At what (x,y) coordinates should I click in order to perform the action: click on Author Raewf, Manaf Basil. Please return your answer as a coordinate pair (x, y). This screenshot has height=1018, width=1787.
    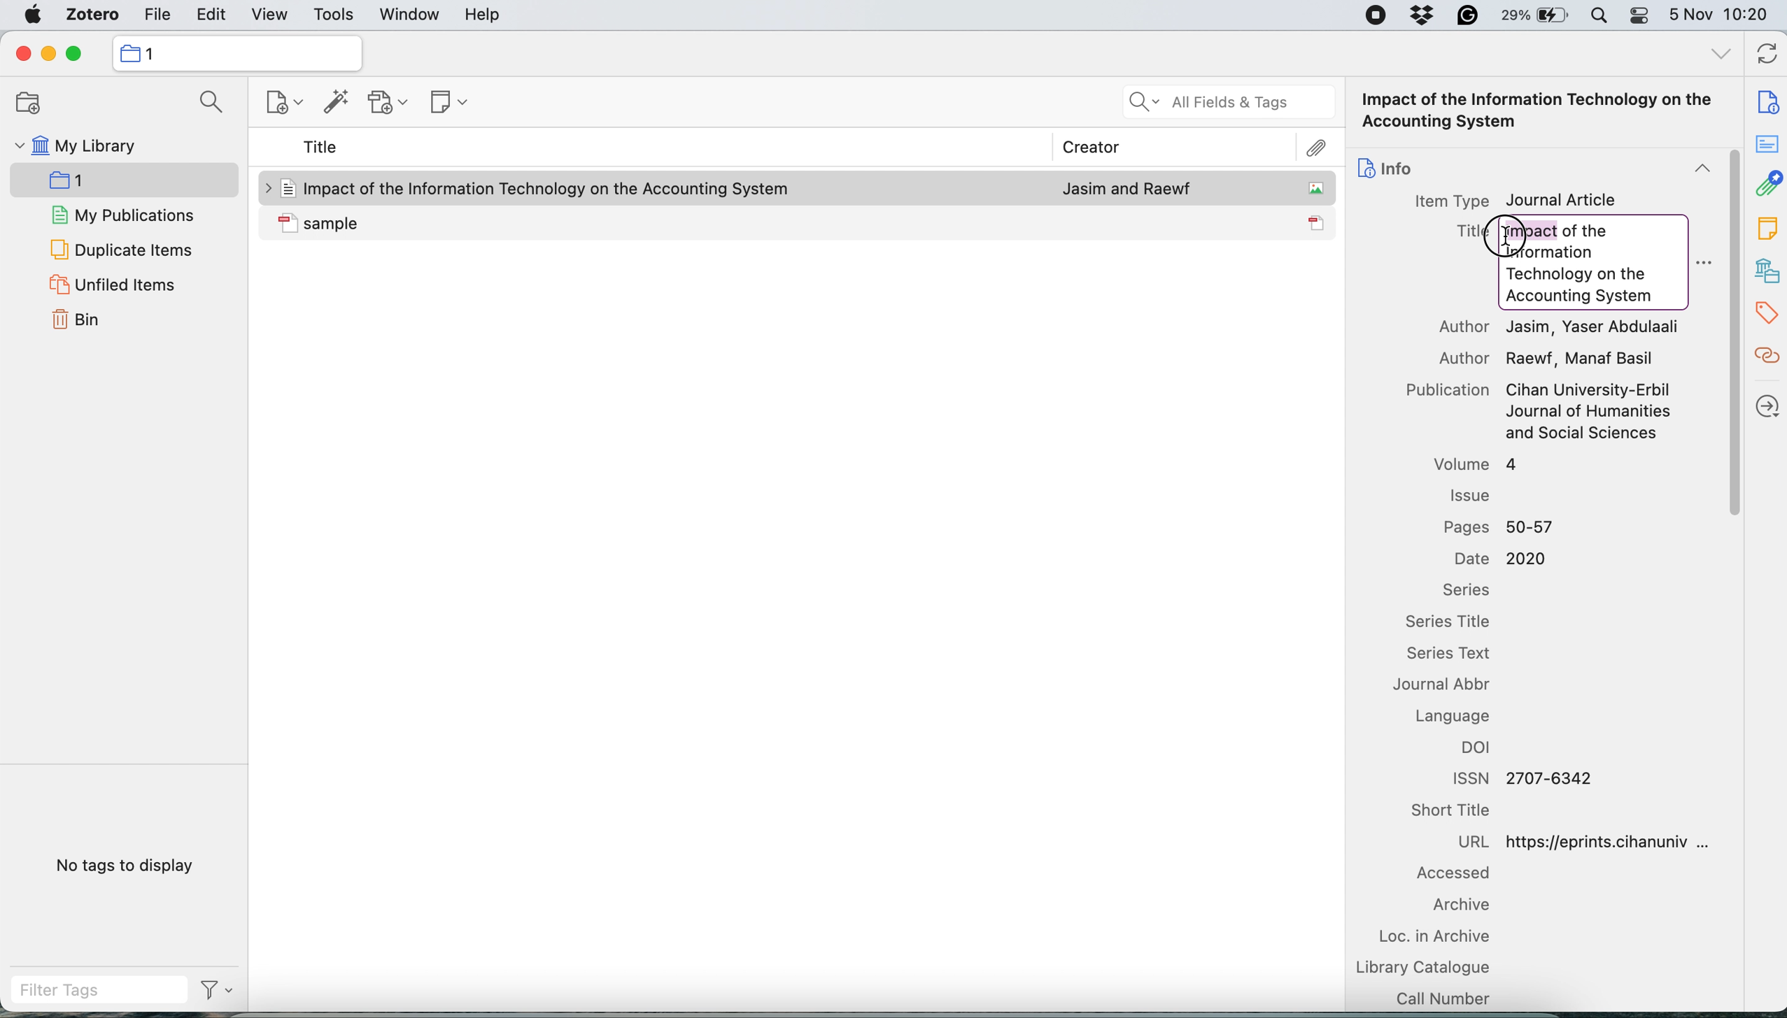
    Looking at the image, I should click on (1547, 359).